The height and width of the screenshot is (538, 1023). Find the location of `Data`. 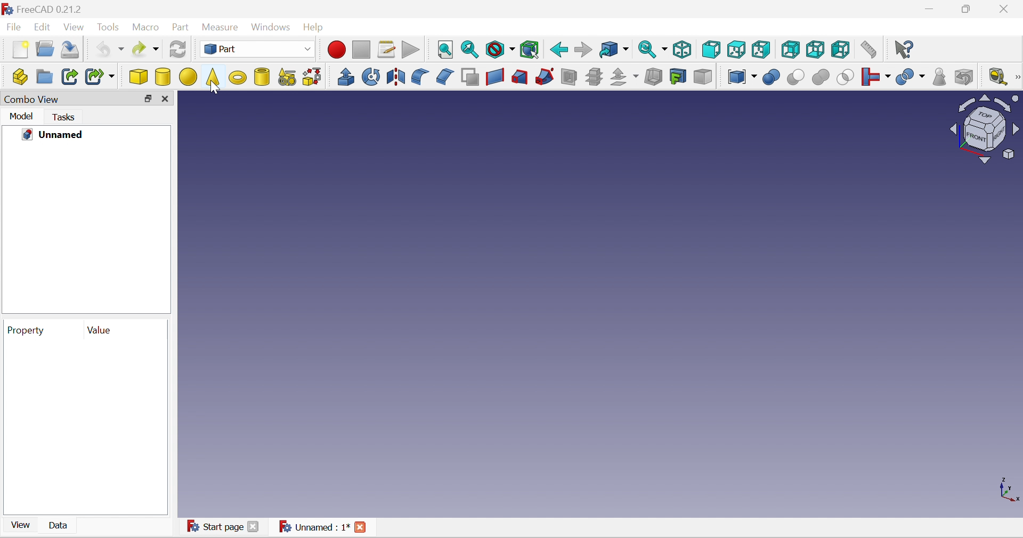

Data is located at coordinates (58, 525).